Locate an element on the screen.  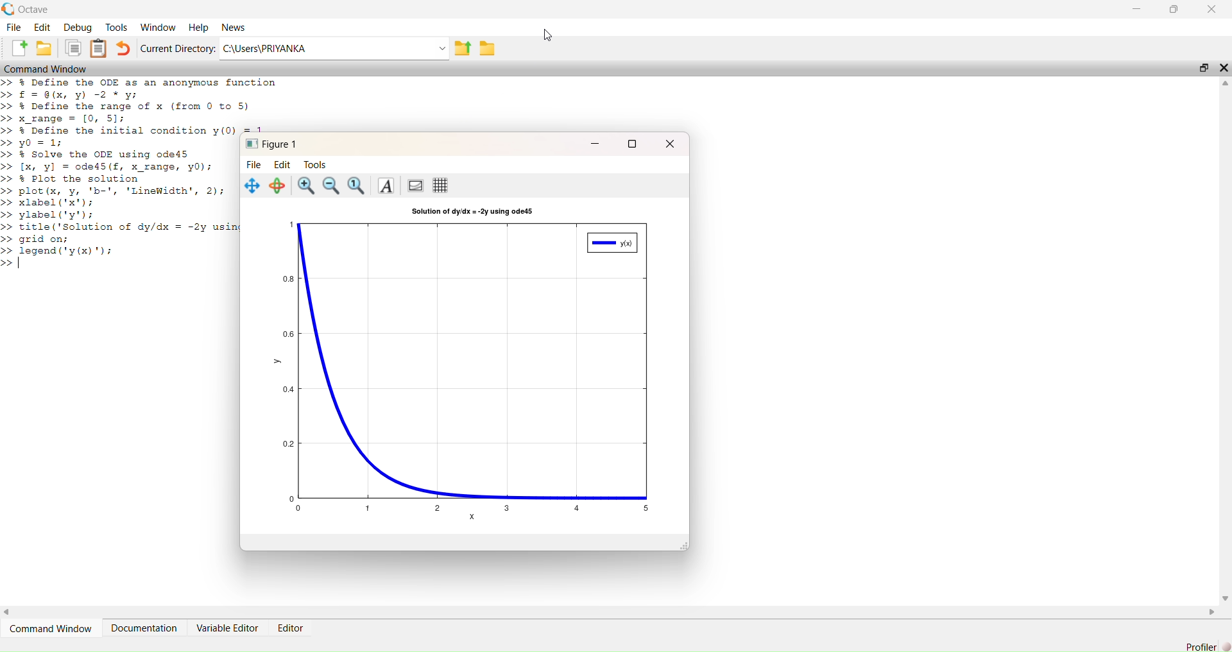
Figure 1 is located at coordinates (269, 142).